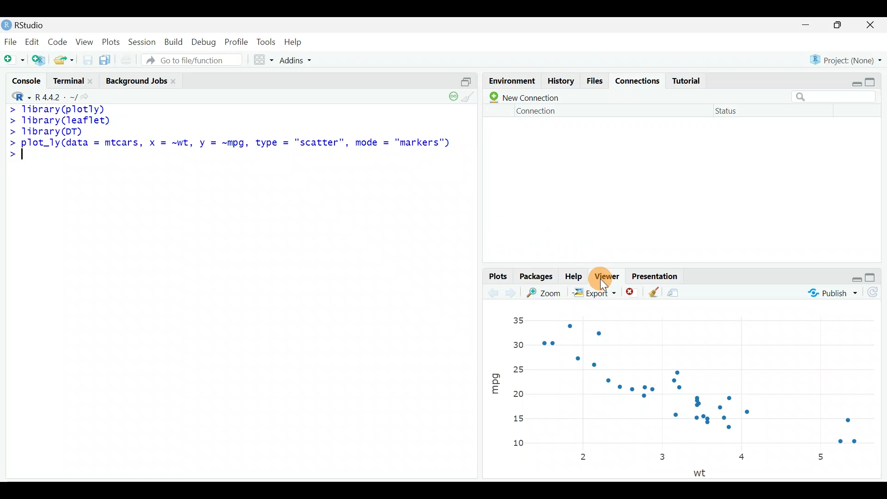 This screenshot has height=499, width=887. Describe the element at coordinates (111, 40) in the screenshot. I see `Plots` at that location.